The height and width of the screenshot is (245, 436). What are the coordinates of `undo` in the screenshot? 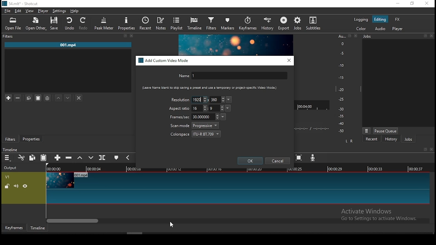 It's located at (70, 23).